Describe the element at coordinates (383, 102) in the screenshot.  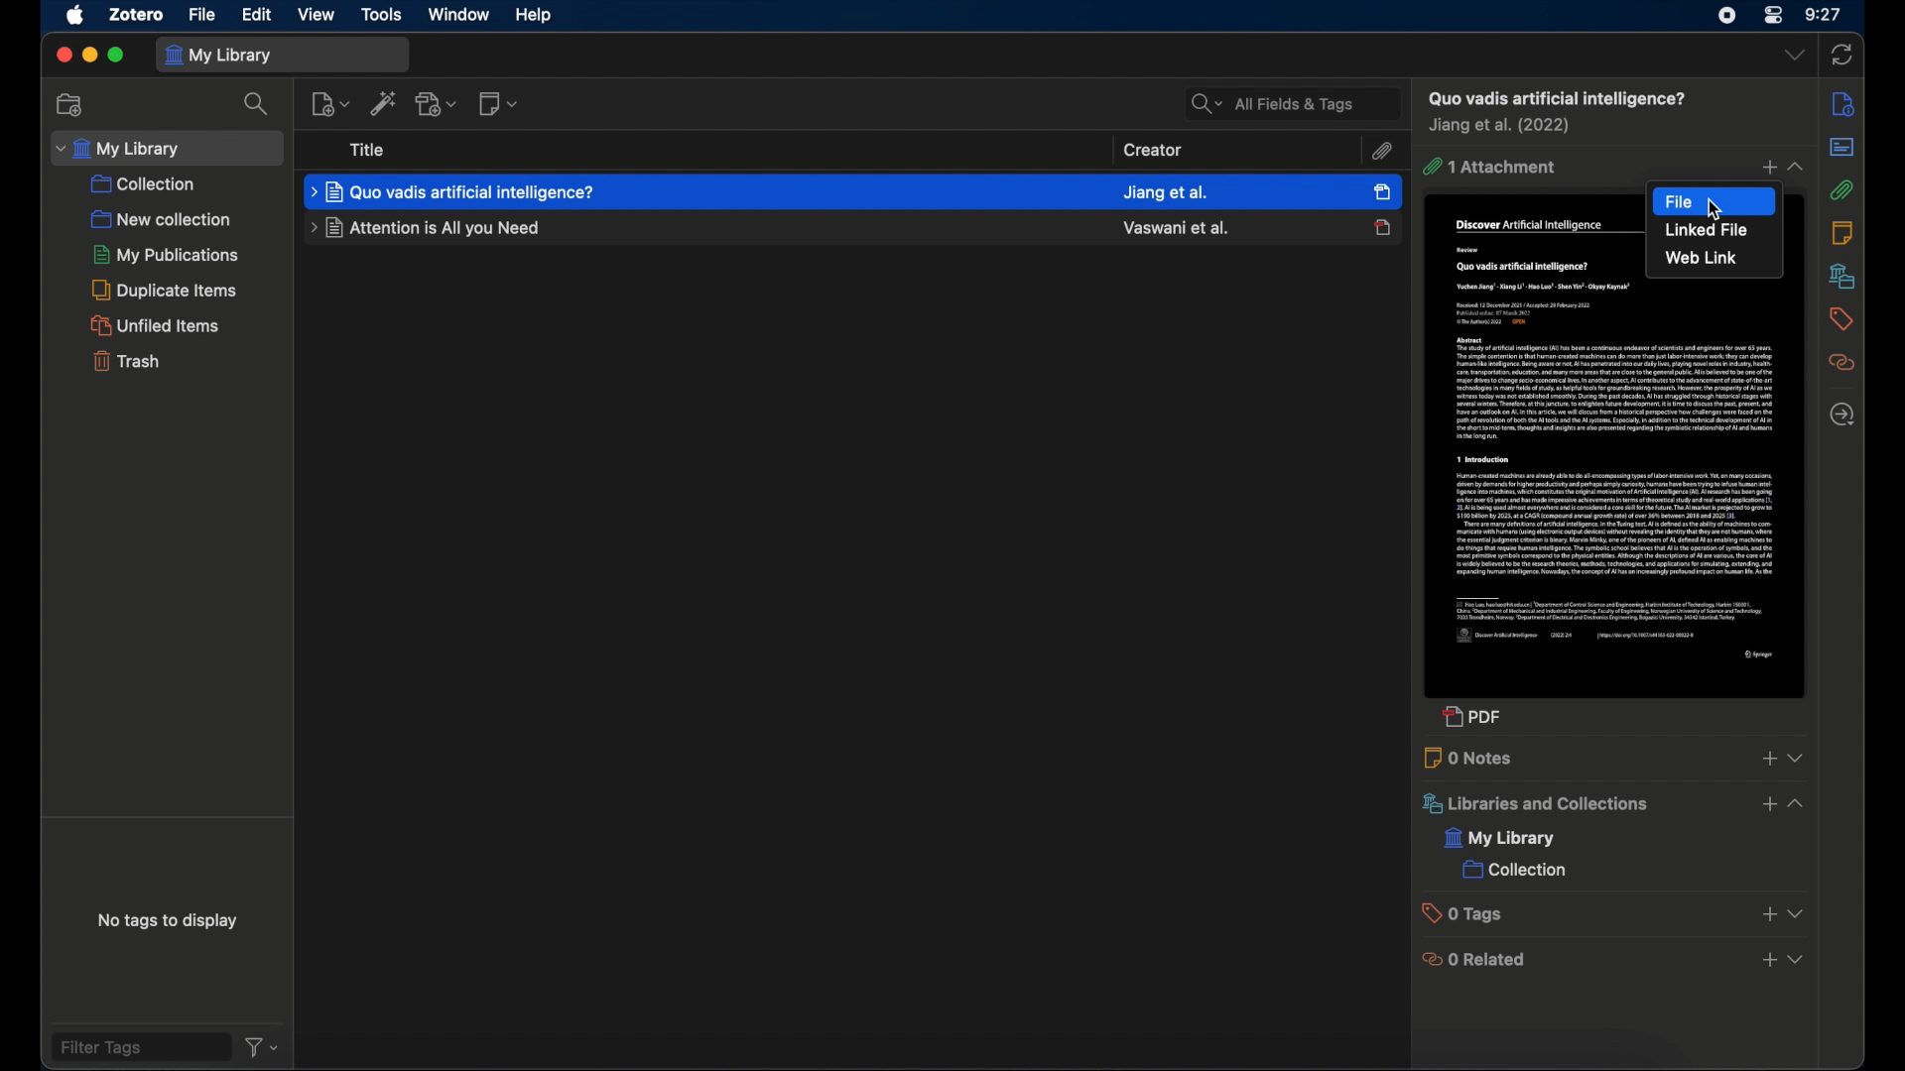
I see `add items by identifier` at that location.